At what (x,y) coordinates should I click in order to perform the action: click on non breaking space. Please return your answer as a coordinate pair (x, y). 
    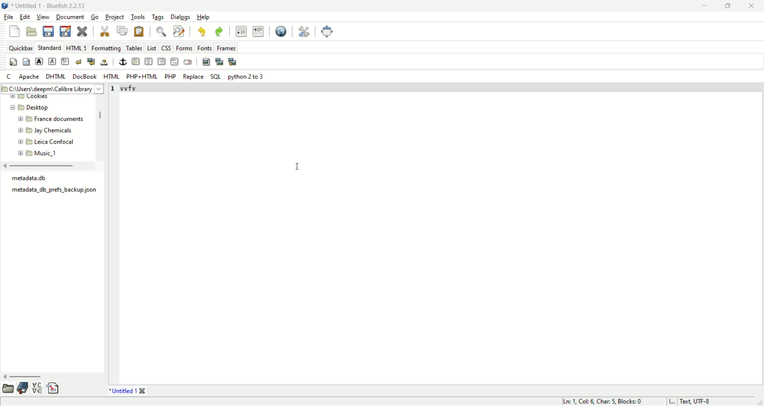
    Looking at the image, I should click on (105, 62).